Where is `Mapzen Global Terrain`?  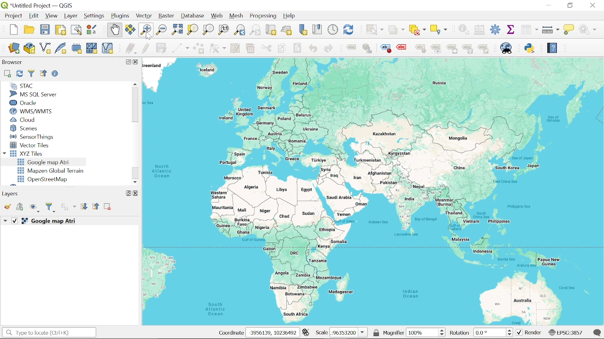
Mapzen Global Terrain is located at coordinates (50, 171).